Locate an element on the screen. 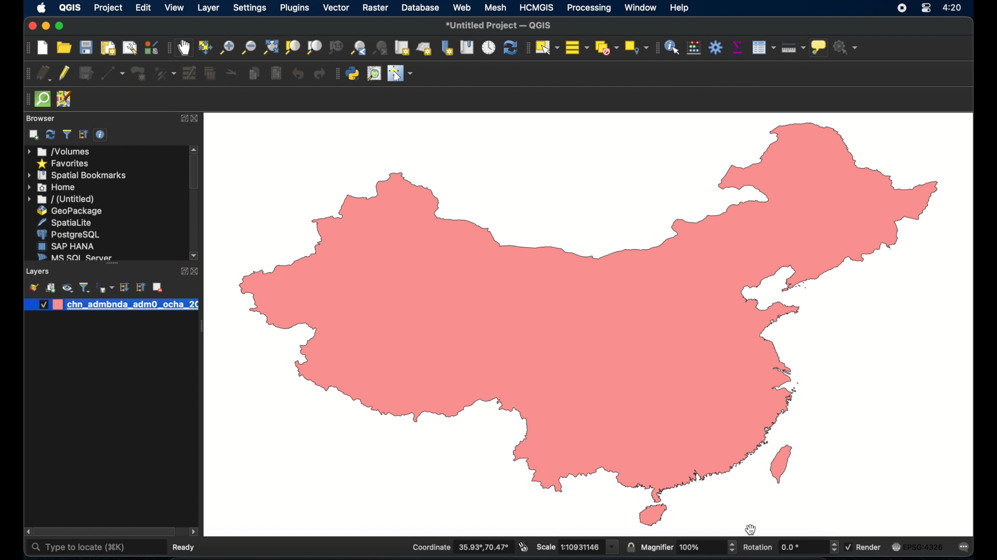  show spatial bookmarks is located at coordinates (467, 49).